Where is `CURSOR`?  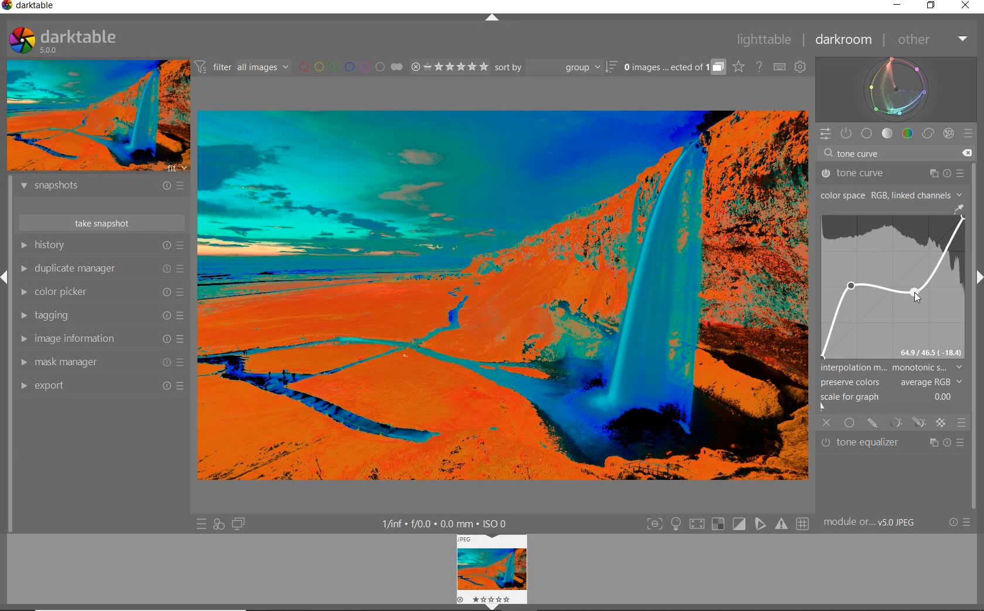
CURSOR is located at coordinates (917, 294).